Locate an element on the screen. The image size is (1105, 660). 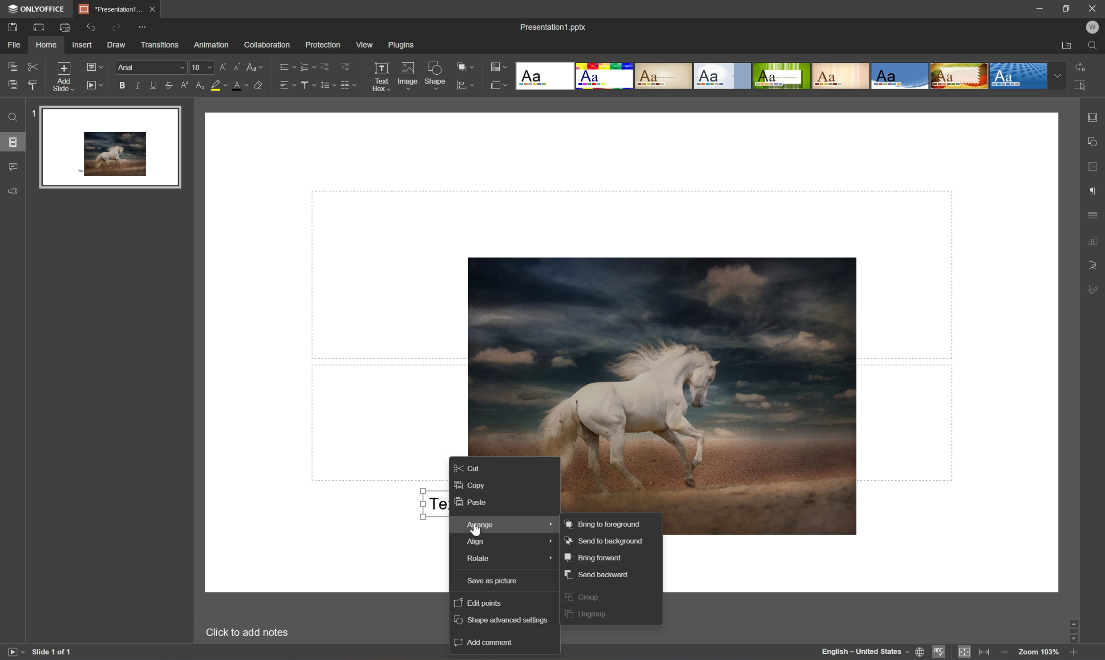
Add comment is located at coordinates (486, 642).